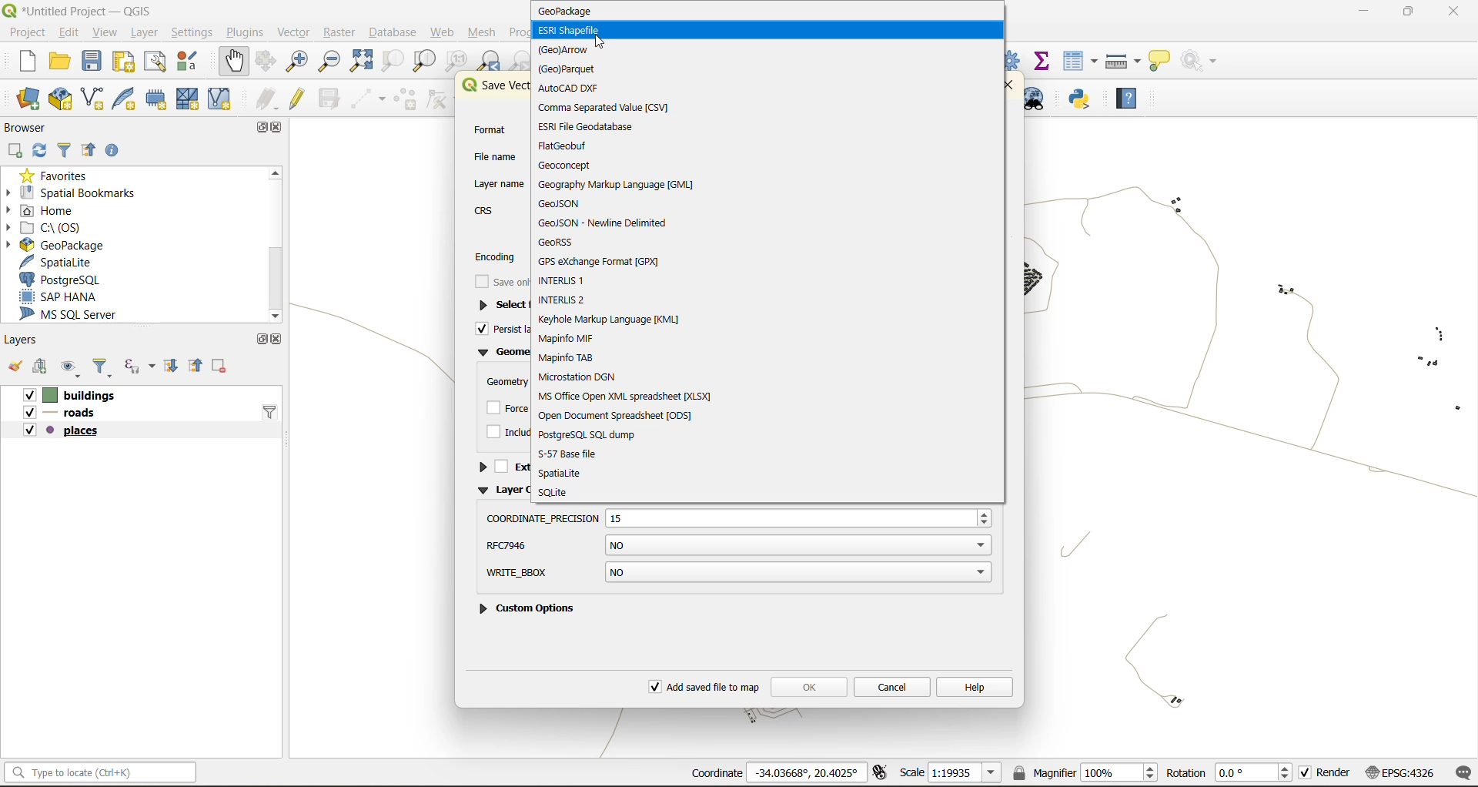 The width and height of the screenshot is (1478, 787). What do you see at coordinates (69, 367) in the screenshot?
I see `manage map` at bounding box center [69, 367].